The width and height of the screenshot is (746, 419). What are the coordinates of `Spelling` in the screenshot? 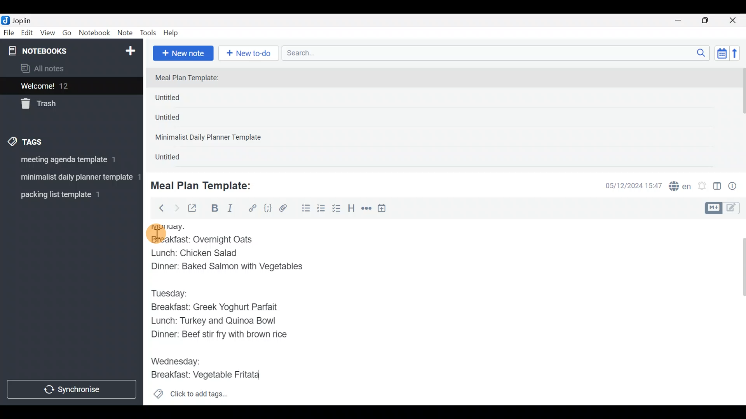 It's located at (680, 187).